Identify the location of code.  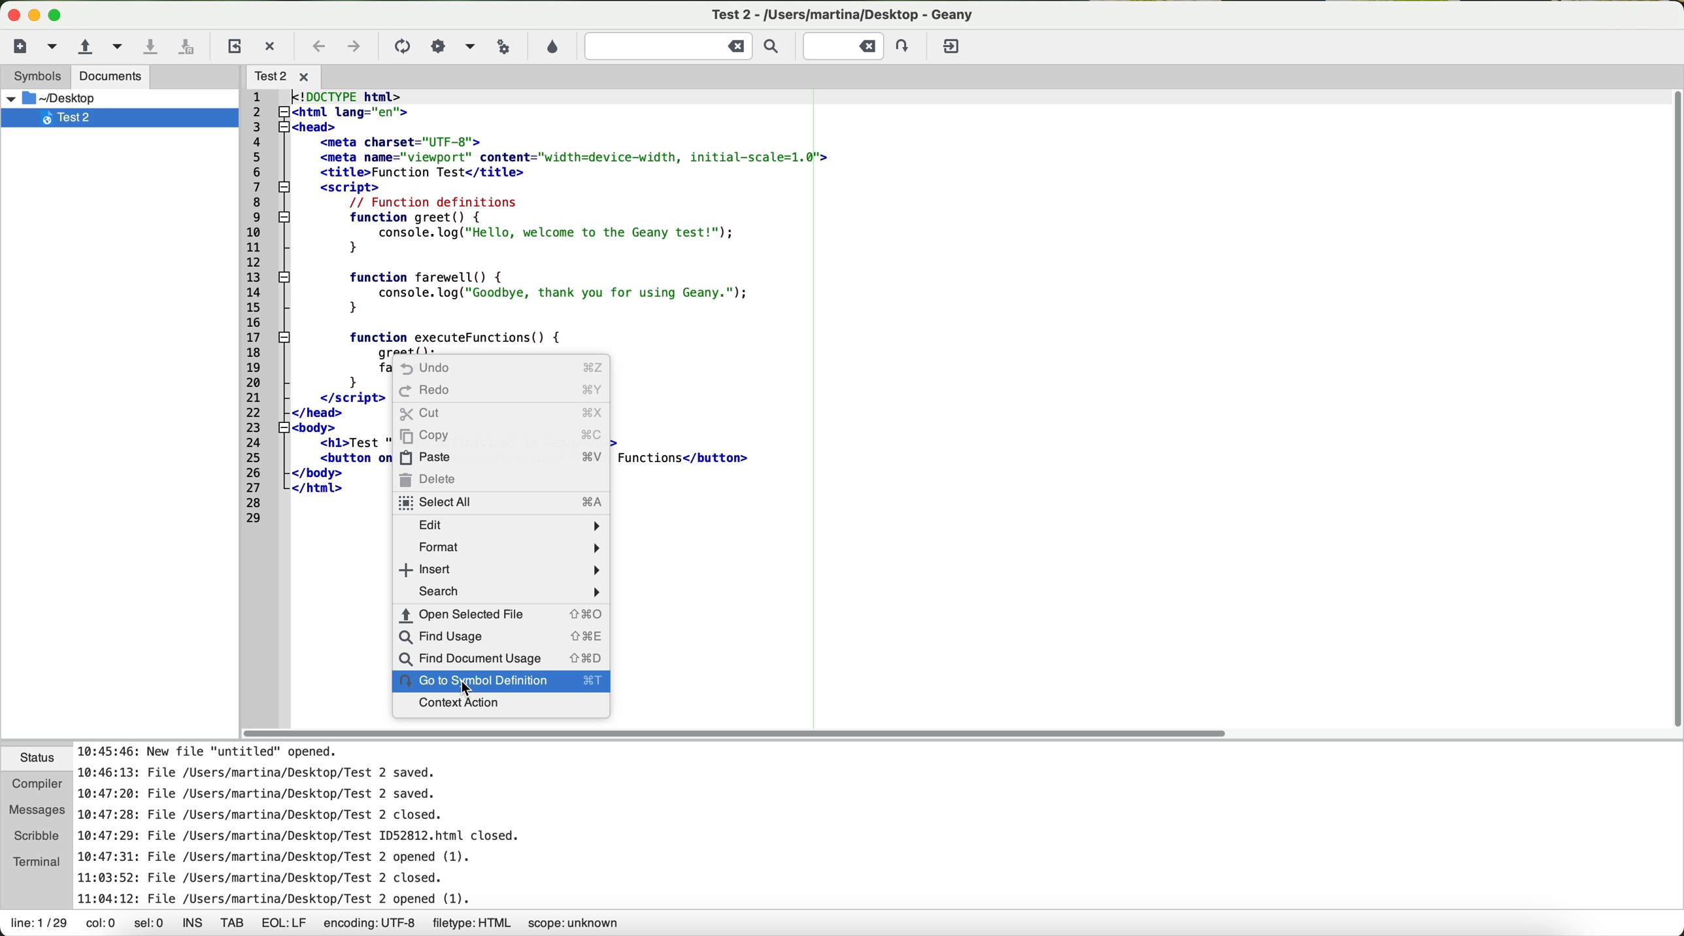
(305, 440).